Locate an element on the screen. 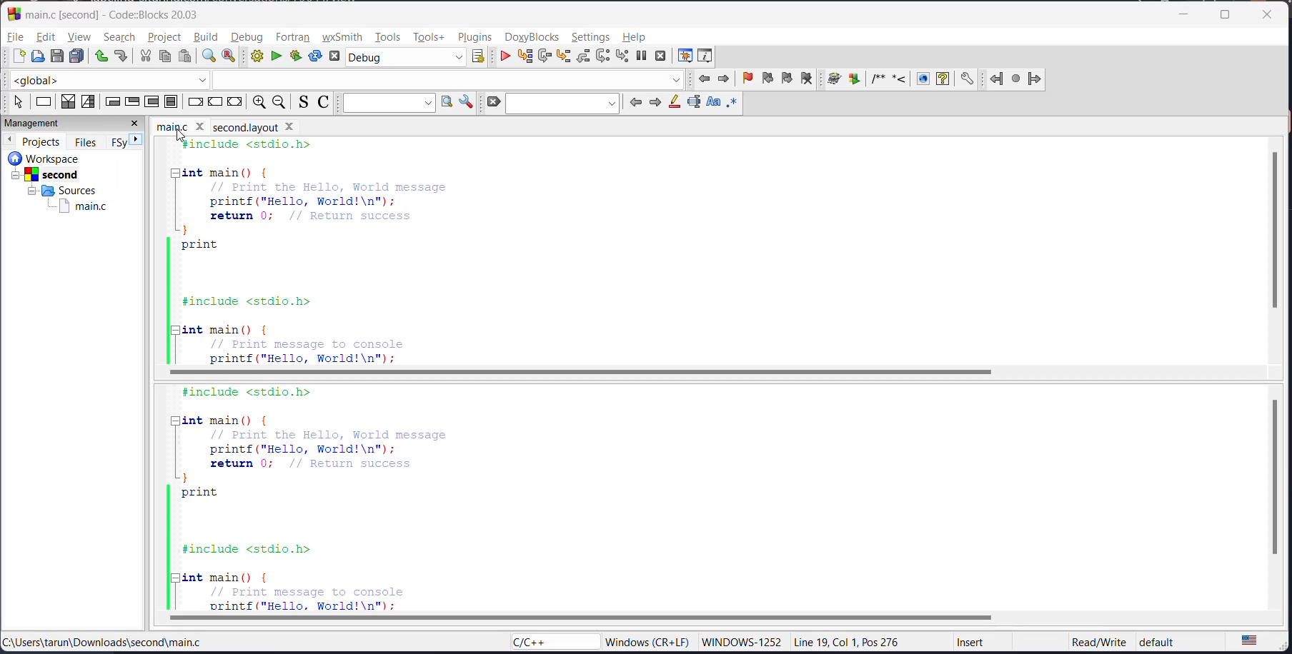  build is located at coordinates (209, 39).